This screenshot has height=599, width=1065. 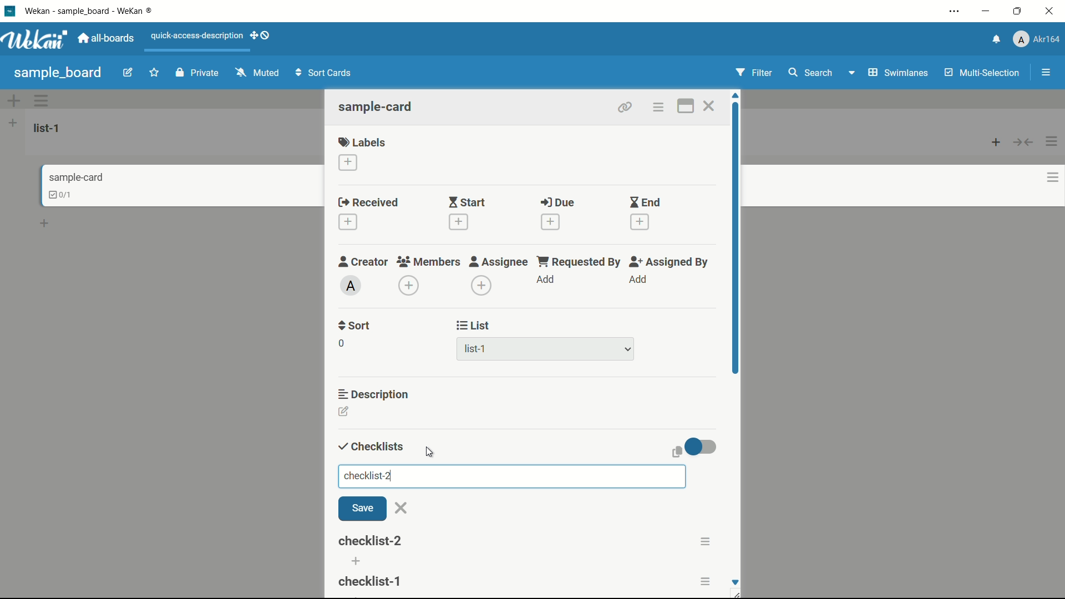 I want to click on multi selection, so click(x=983, y=74).